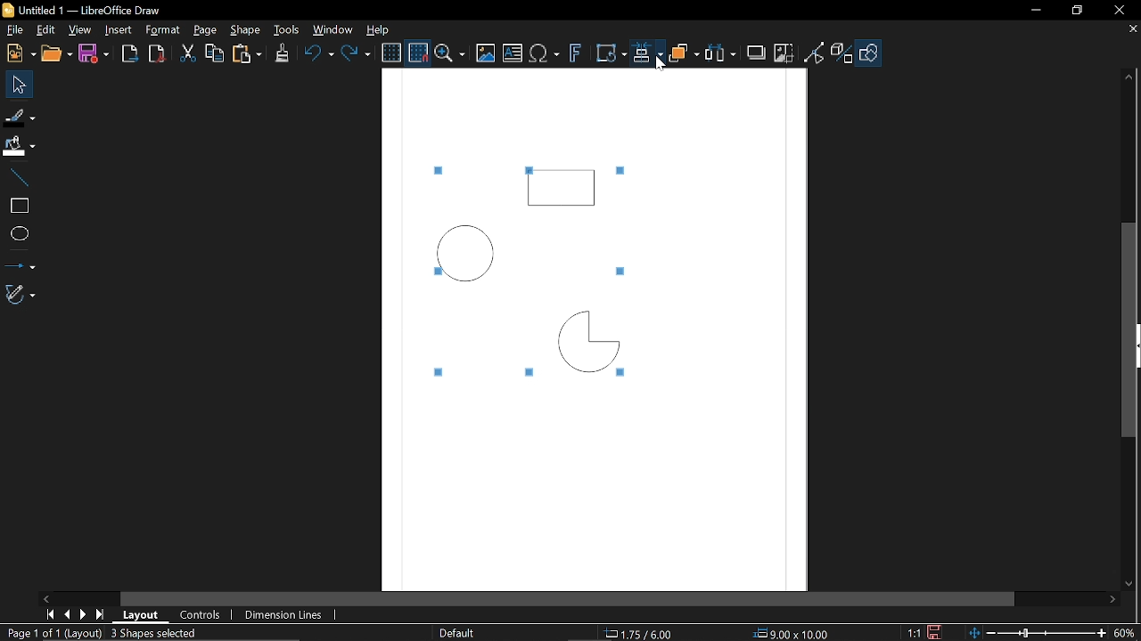 The width and height of the screenshot is (1141, 641). I want to click on Align, so click(647, 53).